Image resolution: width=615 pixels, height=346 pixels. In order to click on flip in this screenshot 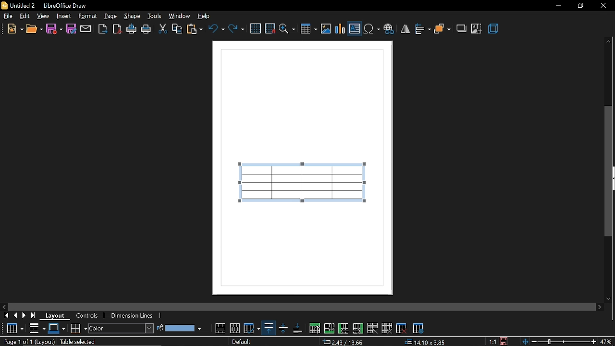, I will do `click(405, 28)`.